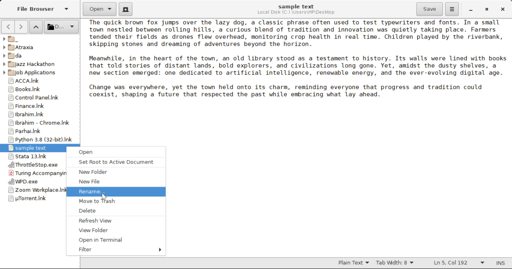 Image resolution: width=512 pixels, height=269 pixels. I want to click on Filter, so click(116, 249).